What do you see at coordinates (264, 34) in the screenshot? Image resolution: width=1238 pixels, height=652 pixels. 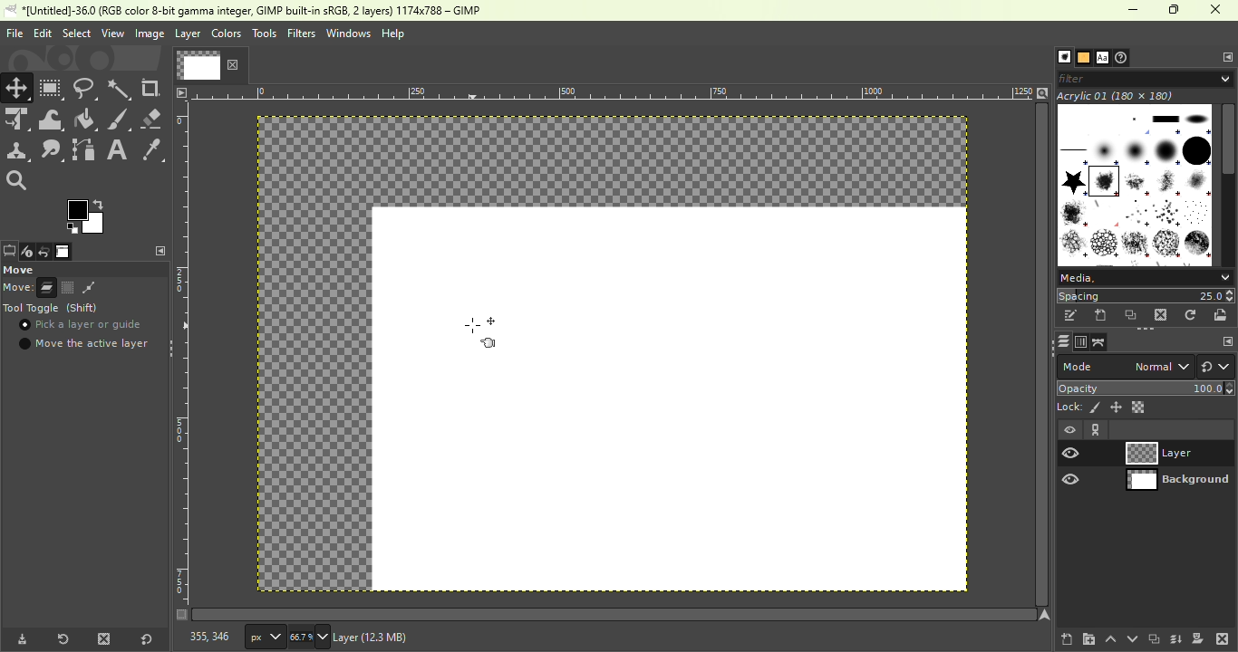 I see `Tools` at bounding box center [264, 34].